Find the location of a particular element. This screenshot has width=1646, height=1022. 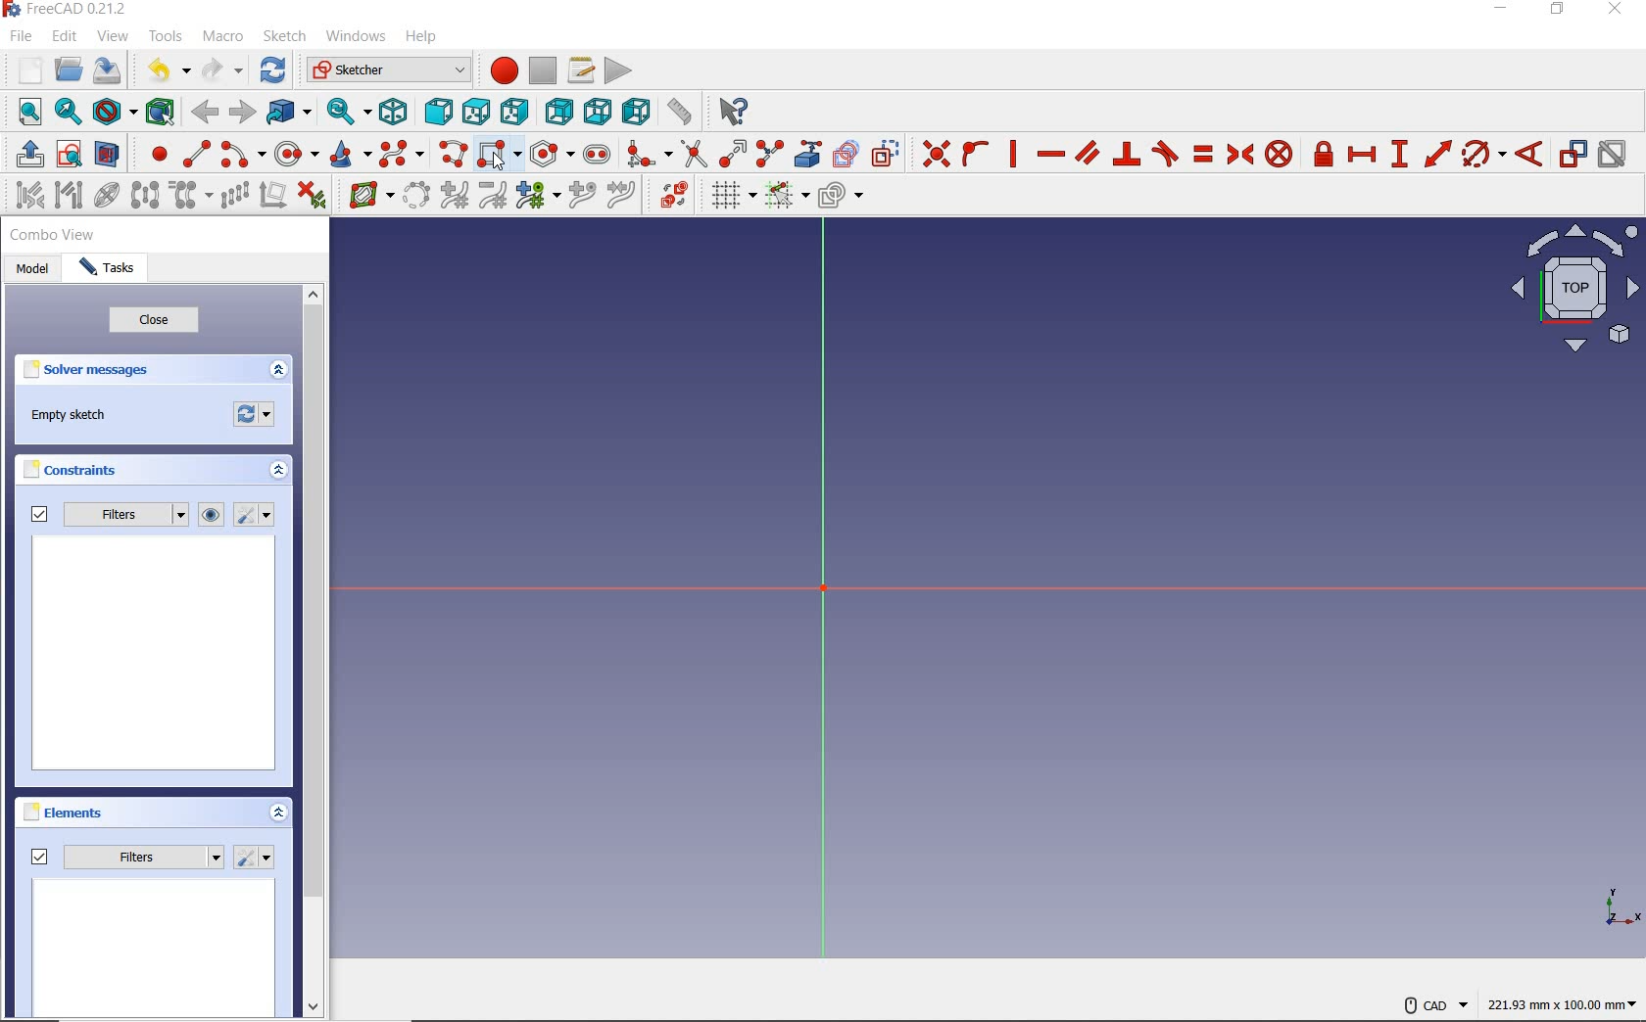

refresh is located at coordinates (274, 71).